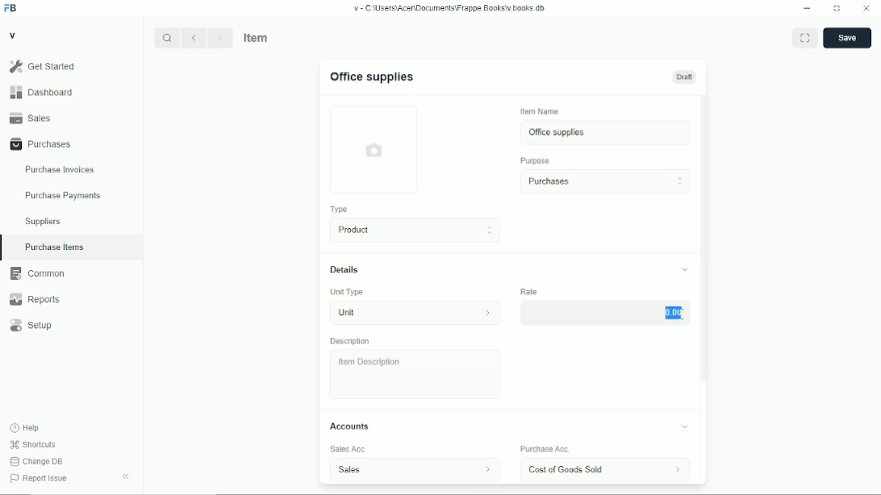 The height and width of the screenshot is (495, 881). I want to click on toggle collapse/expand, so click(686, 269).